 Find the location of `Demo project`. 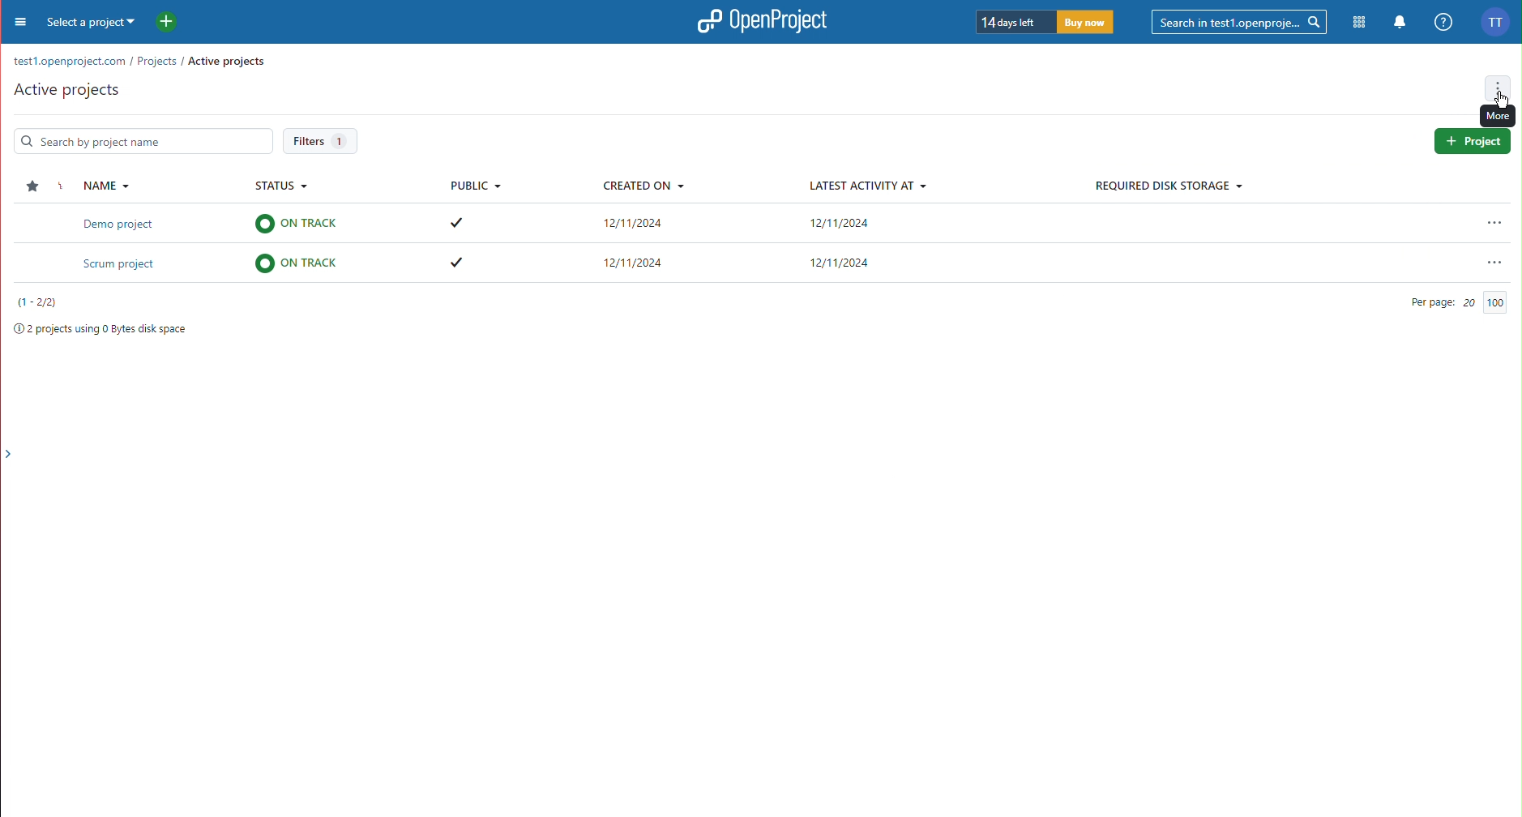

Demo project is located at coordinates (791, 225).